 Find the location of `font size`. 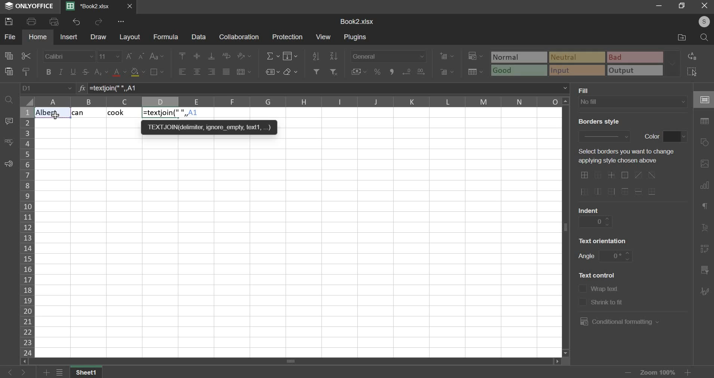

font size is located at coordinates (110, 56).